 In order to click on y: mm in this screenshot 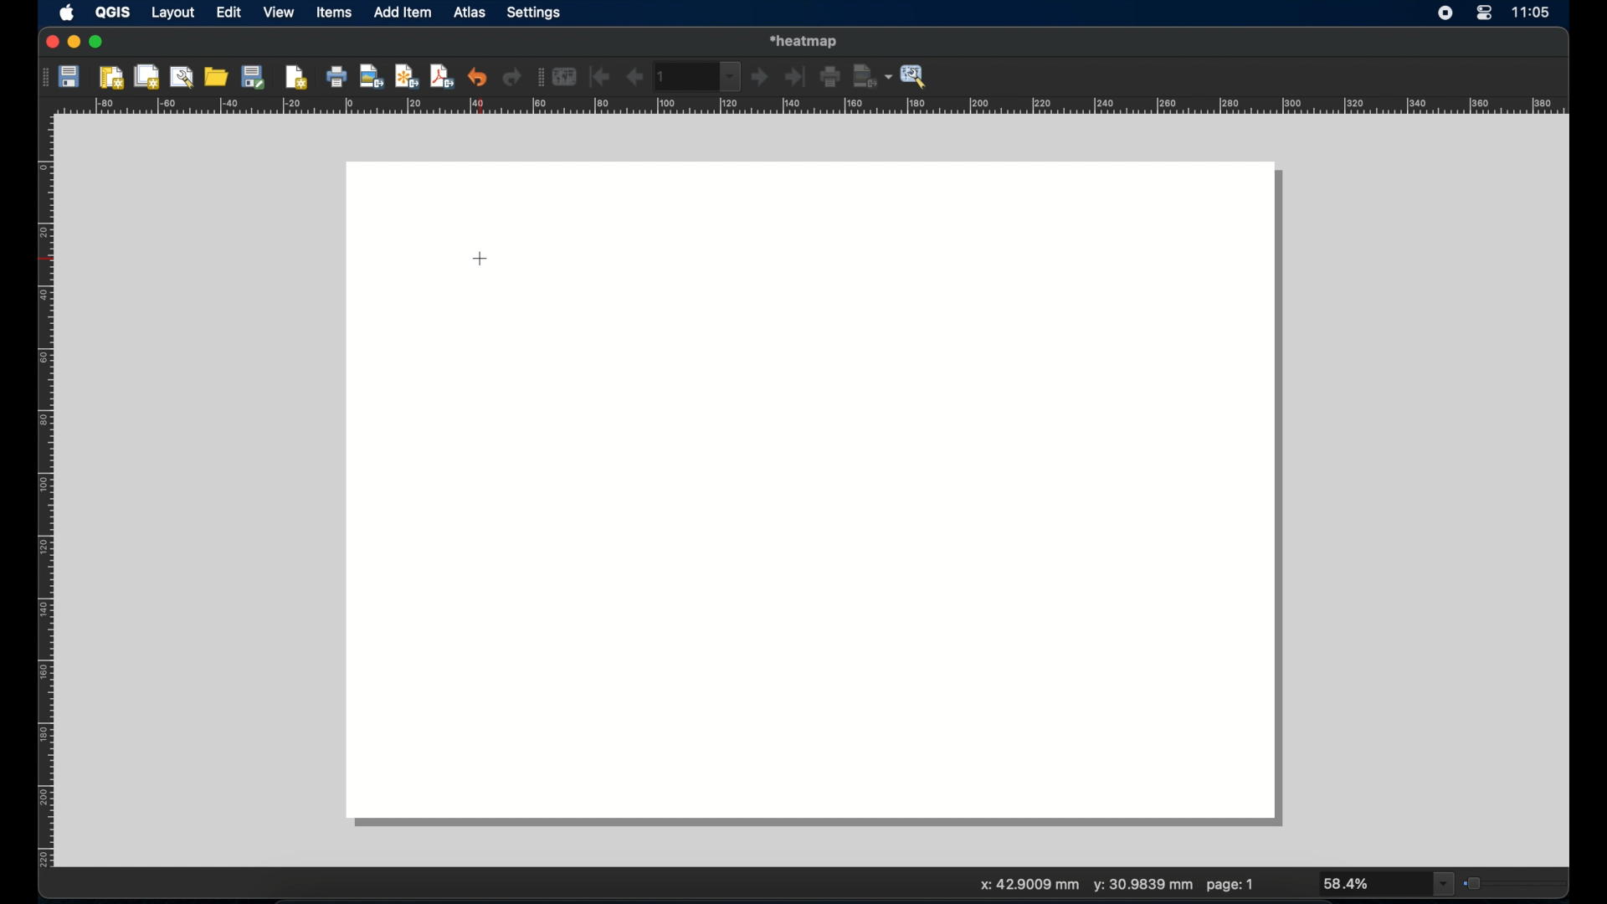, I will do `click(1141, 886)`.